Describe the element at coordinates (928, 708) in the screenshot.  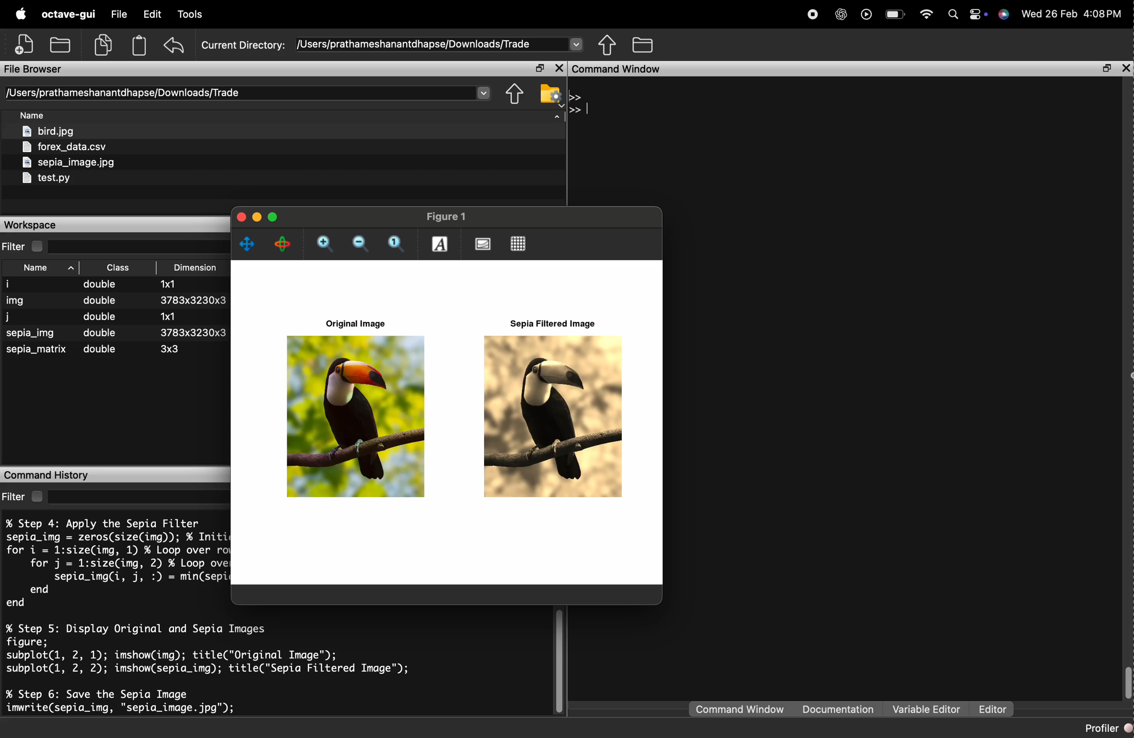
I see `Variable editor` at that location.